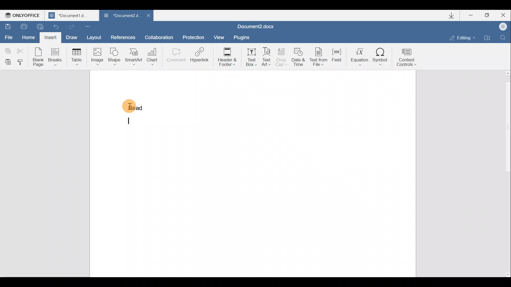 The height and width of the screenshot is (287, 511). What do you see at coordinates (292, 173) in the screenshot?
I see `Working area` at bounding box center [292, 173].